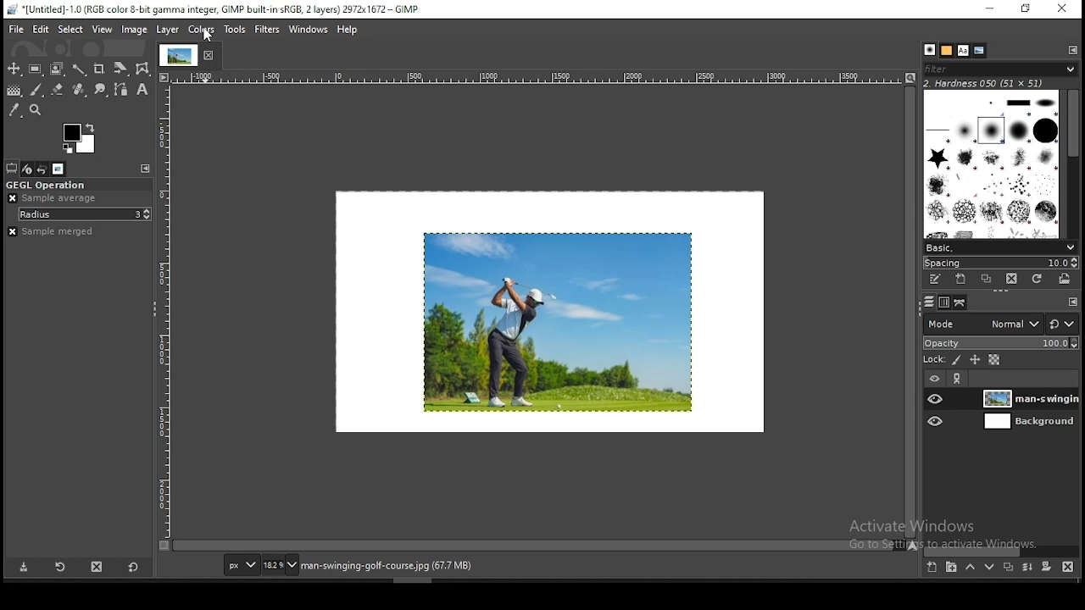 The height and width of the screenshot is (610, 1085). I want to click on duplicate brush, so click(987, 280).